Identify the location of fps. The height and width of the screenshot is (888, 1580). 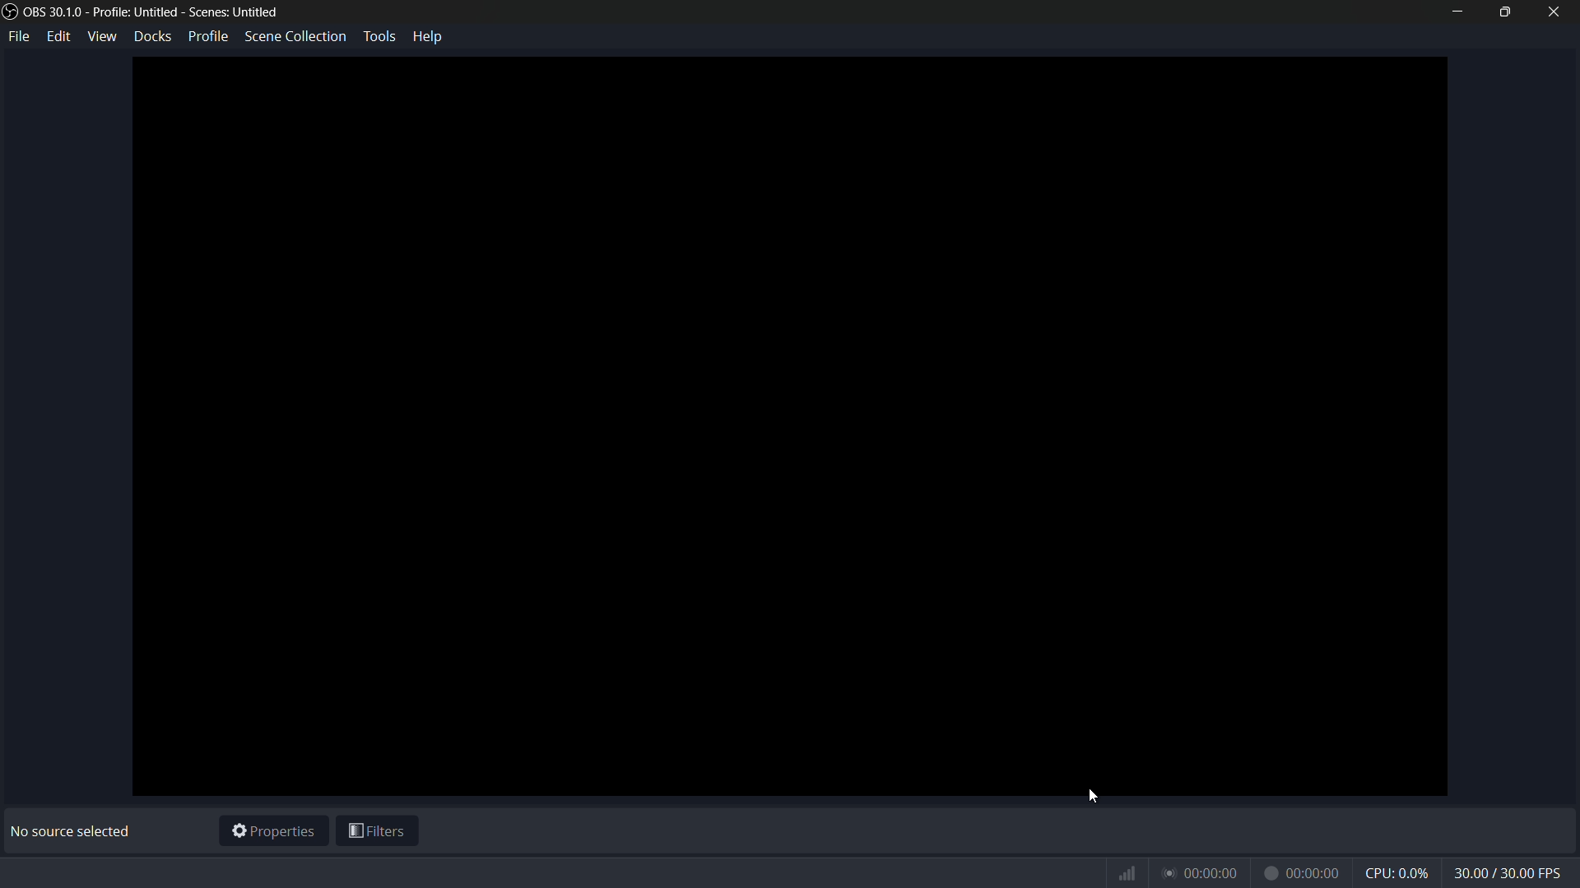
(1509, 874).